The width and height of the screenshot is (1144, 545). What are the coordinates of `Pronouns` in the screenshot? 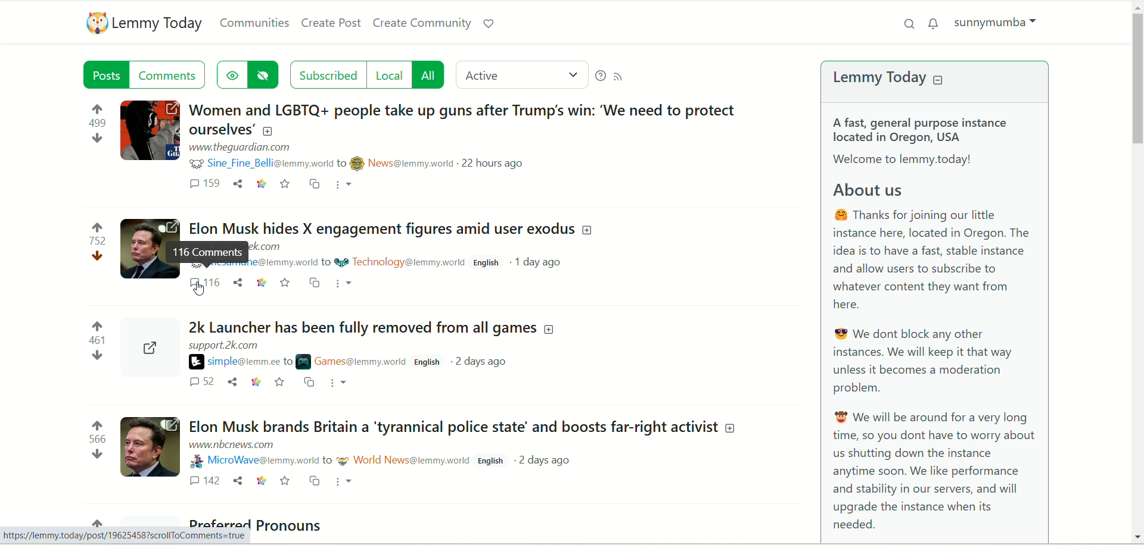 It's located at (292, 525).